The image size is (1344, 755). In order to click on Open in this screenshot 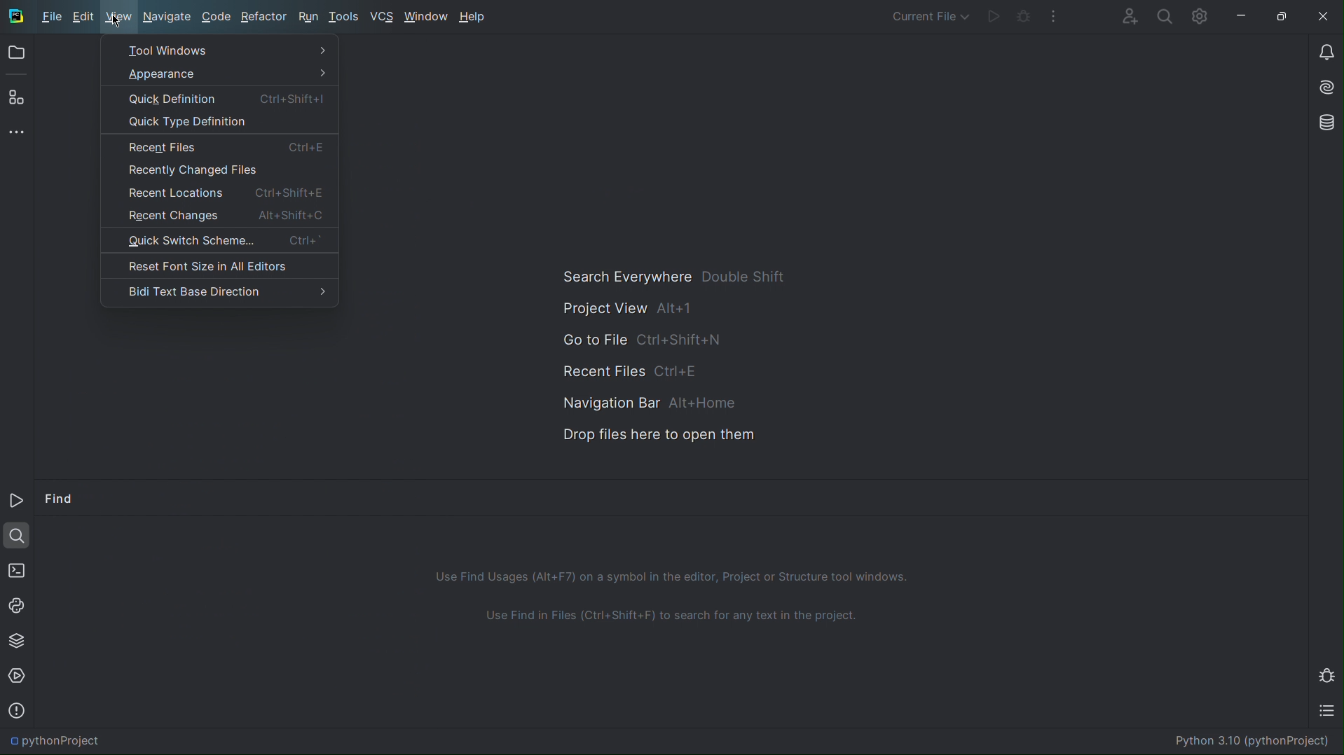, I will do `click(16, 55)`.